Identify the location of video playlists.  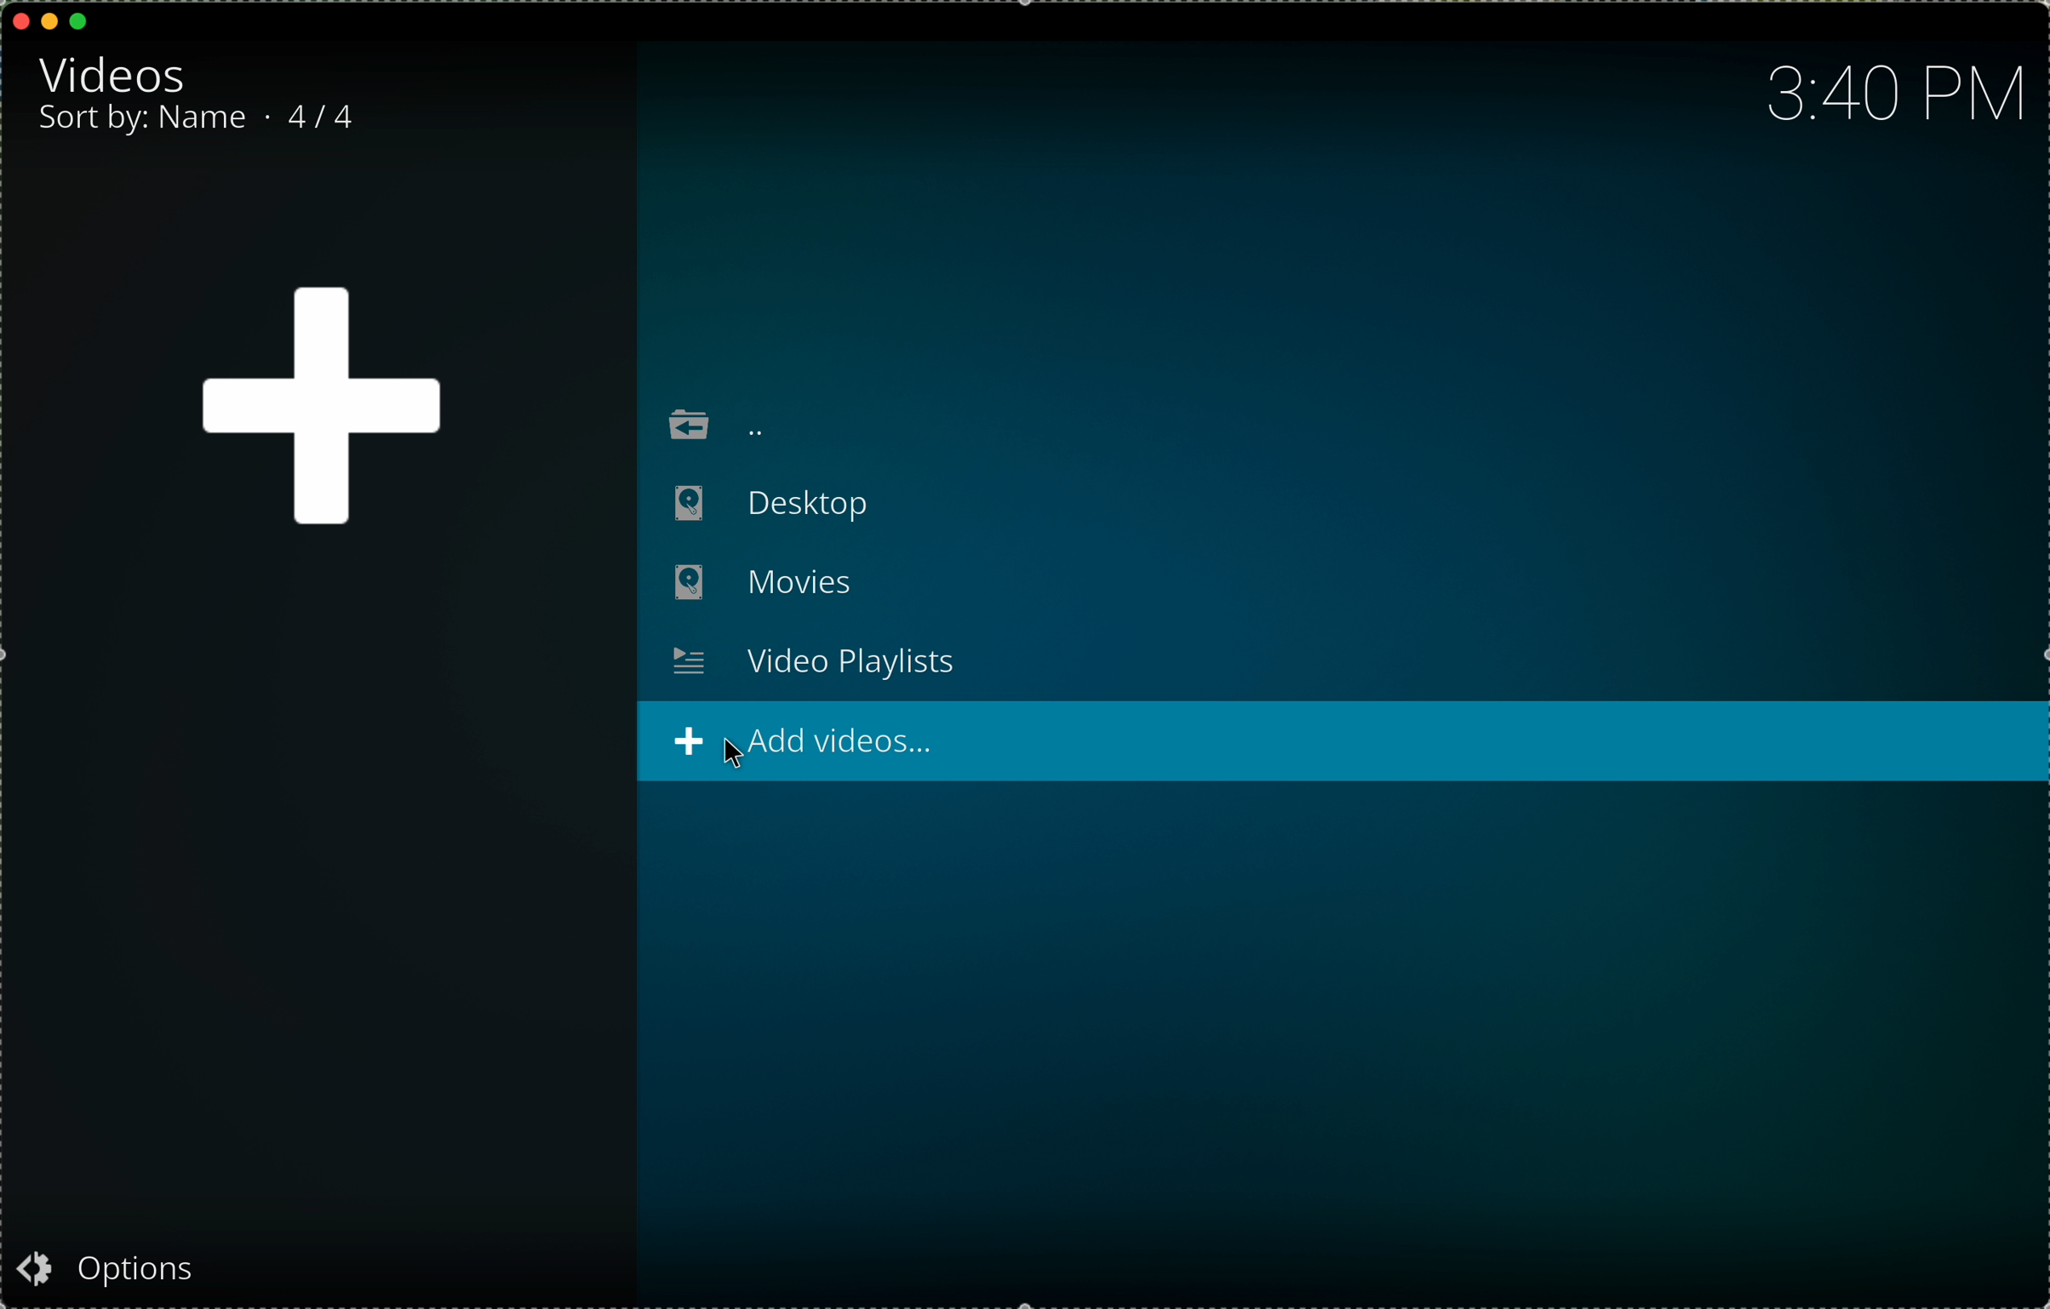
(815, 661).